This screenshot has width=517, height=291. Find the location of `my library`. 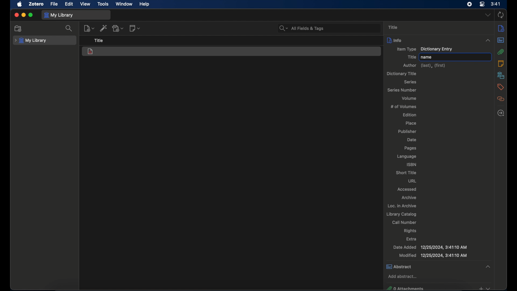

my library is located at coordinates (30, 41).